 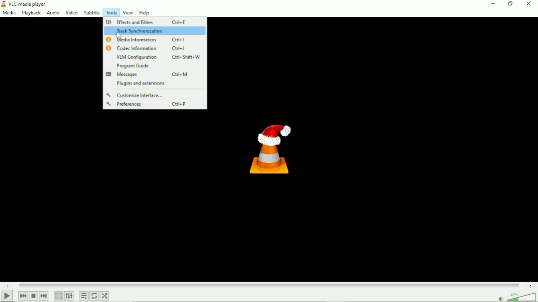 What do you see at coordinates (128, 12) in the screenshot?
I see `View` at bounding box center [128, 12].